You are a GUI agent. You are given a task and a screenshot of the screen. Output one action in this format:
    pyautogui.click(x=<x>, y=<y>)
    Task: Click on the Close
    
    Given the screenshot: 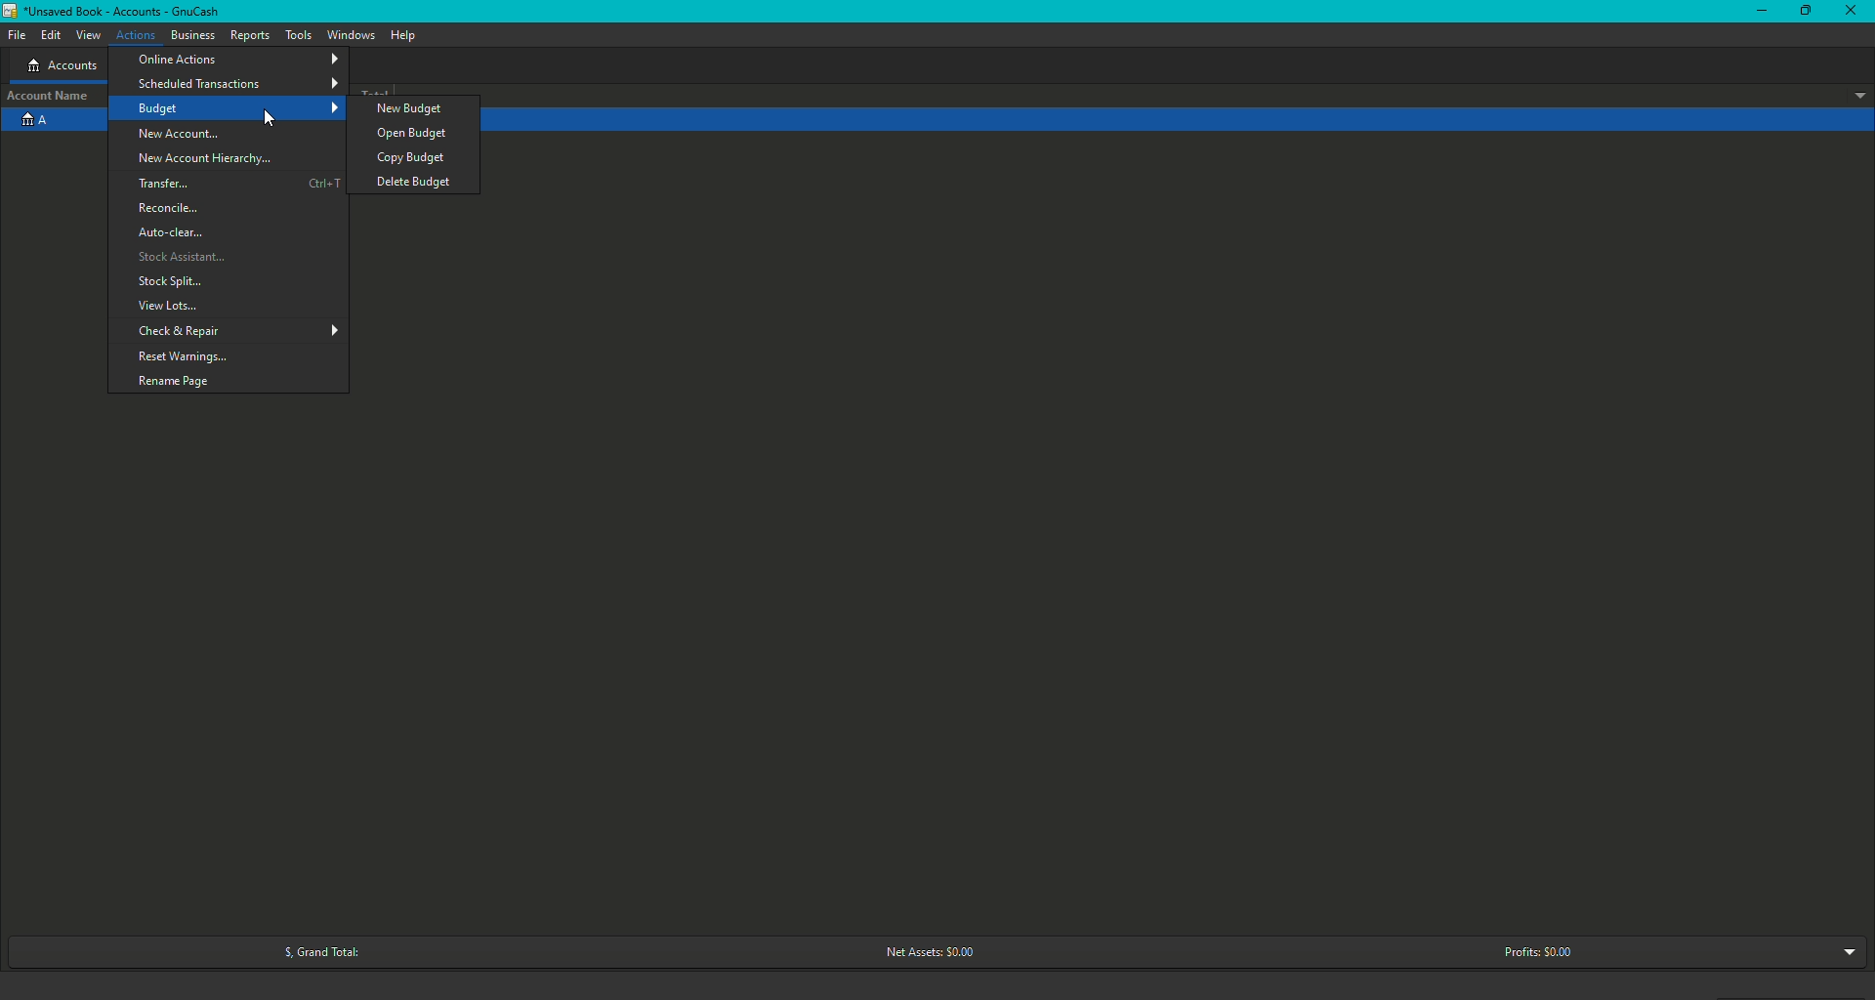 What is the action you would take?
    pyautogui.click(x=1854, y=11)
    